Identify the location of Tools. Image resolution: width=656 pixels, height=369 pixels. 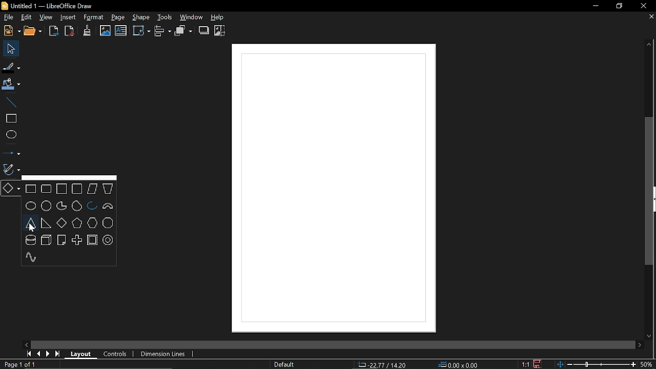
(163, 16).